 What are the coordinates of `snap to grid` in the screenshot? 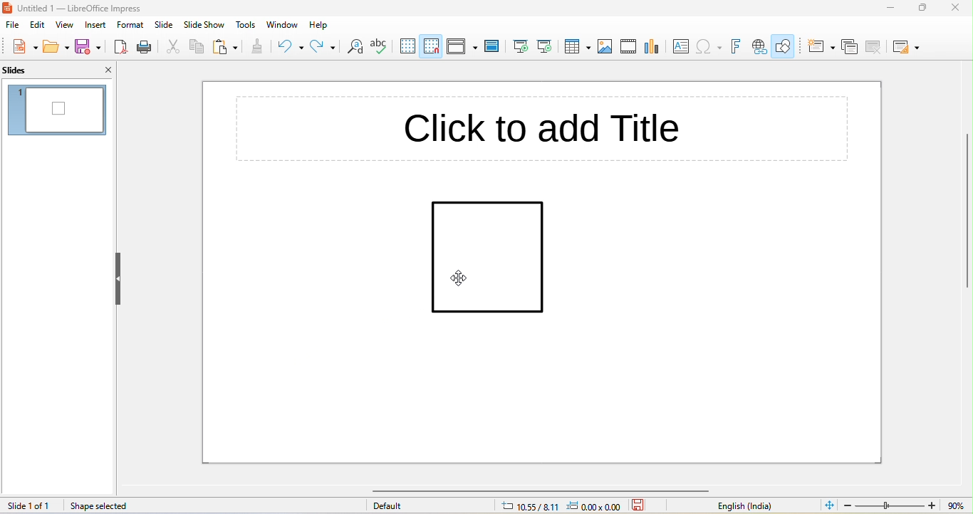 It's located at (430, 46).